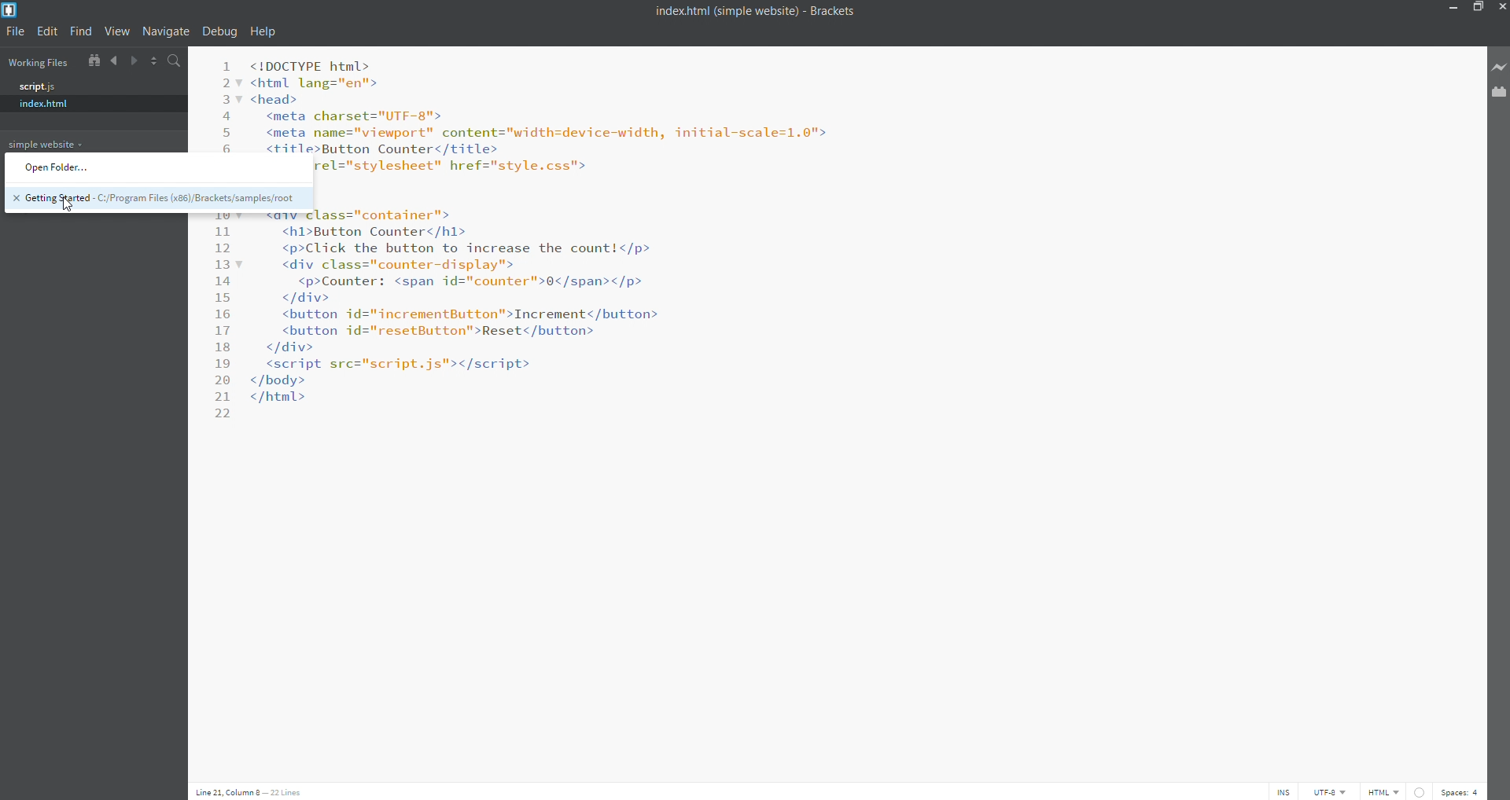 The height and width of the screenshot is (800, 1510). Describe the element at coordinates (1331, 791) in the screenshot. I see `encoding: UTF-8` at that location.